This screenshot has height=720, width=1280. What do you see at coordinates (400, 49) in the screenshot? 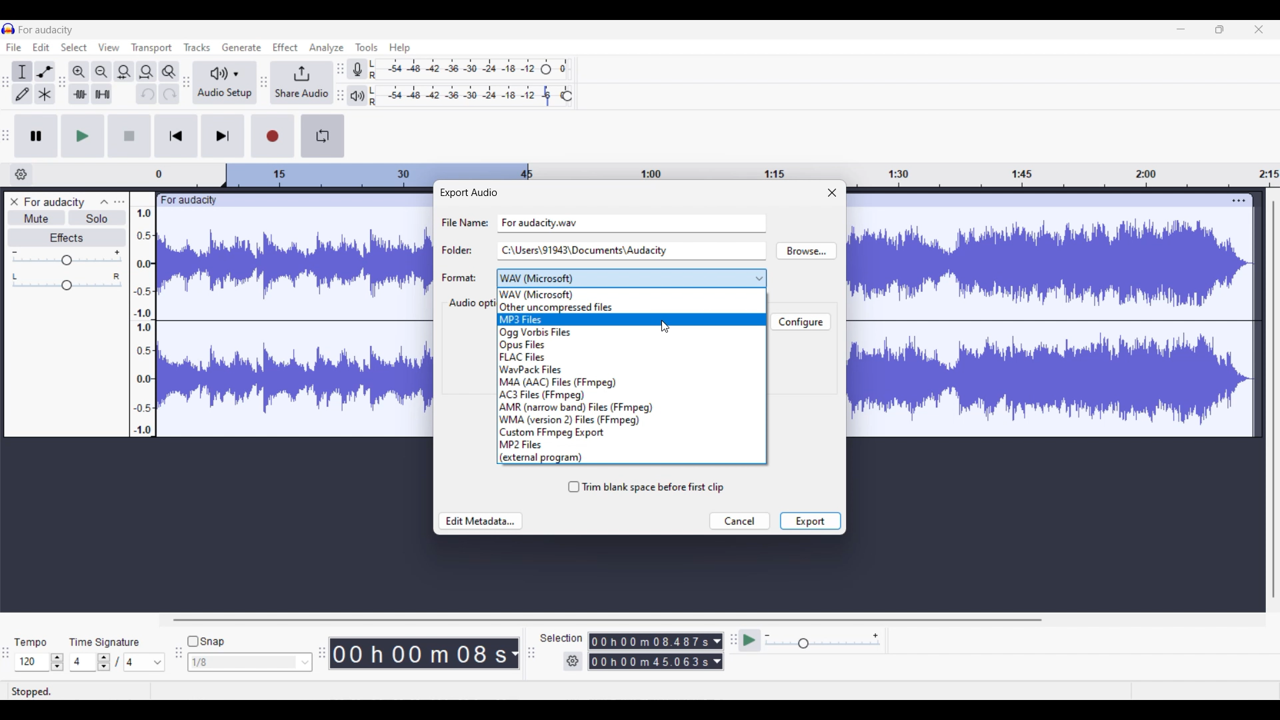
I see `Help menu` at bounding box center [400, 49].